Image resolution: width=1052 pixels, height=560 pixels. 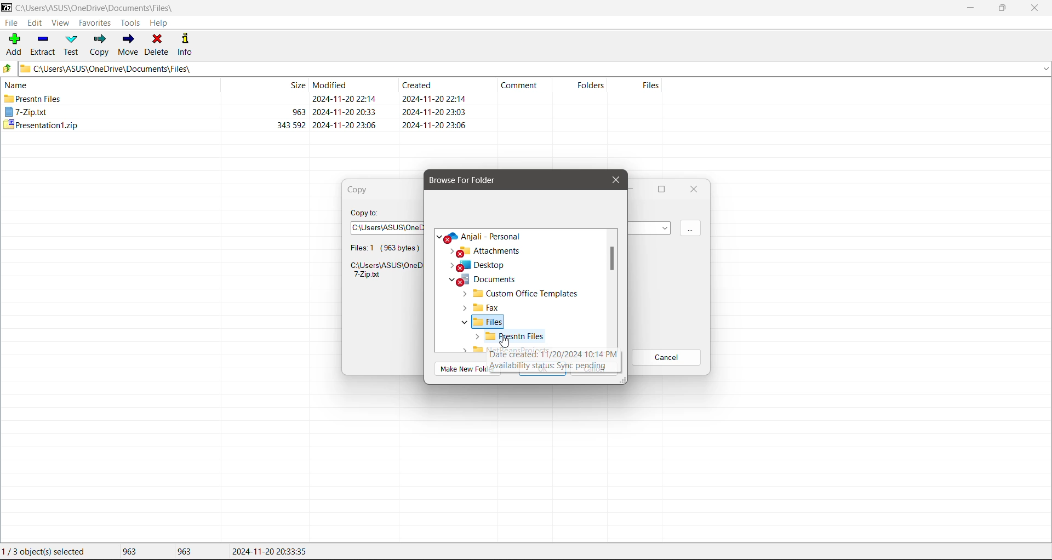 I want to click on Close, so click(x=1036, y=8).